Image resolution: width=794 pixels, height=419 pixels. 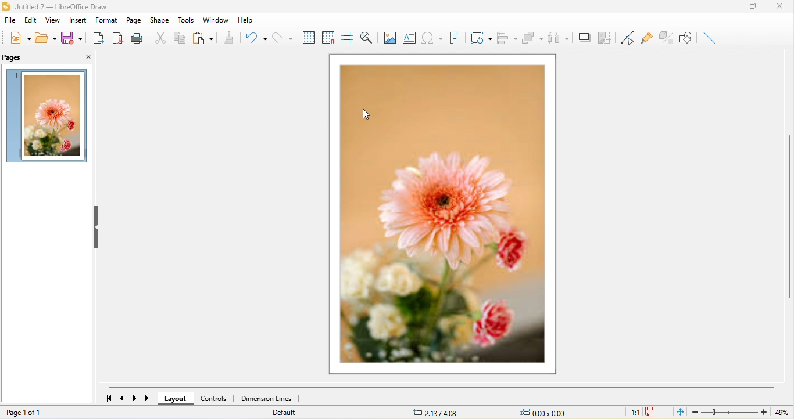 What do you see at coordinates (124, 397) in the screenshot?
I see `previous page` at bounding box center [124, 397].